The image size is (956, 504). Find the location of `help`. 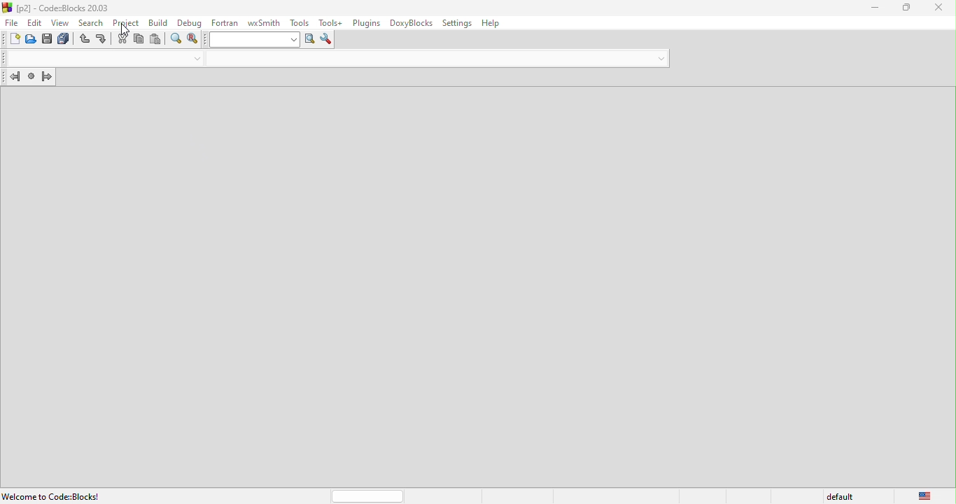

help is located at coordinates (495, 23).